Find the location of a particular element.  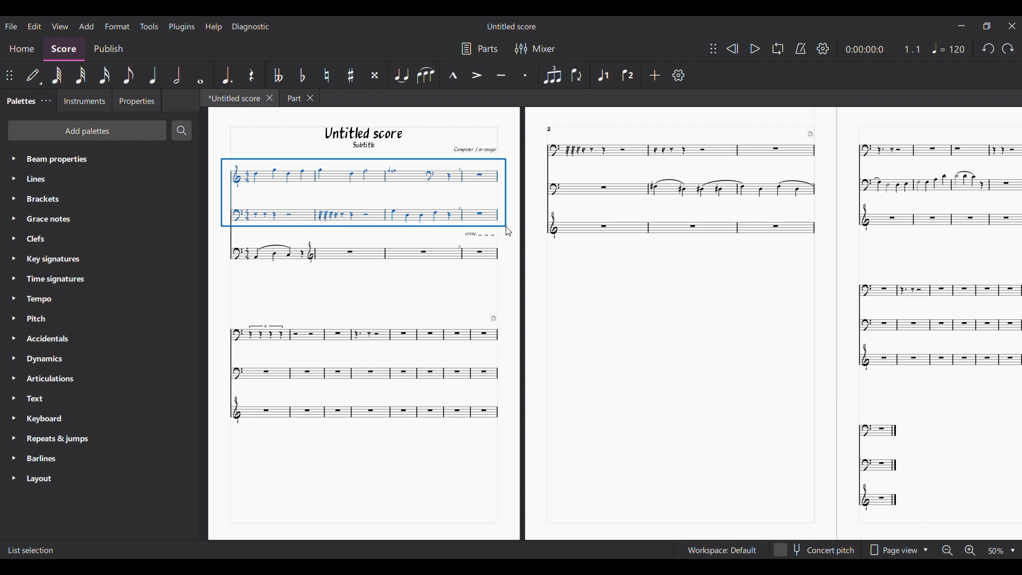

Search is located at coordinates (182, 130).